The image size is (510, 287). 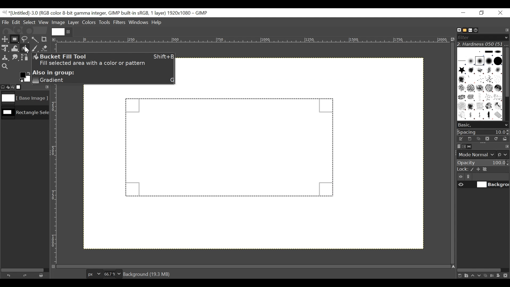 I want to click on Paths, so click(x=471, y=147).